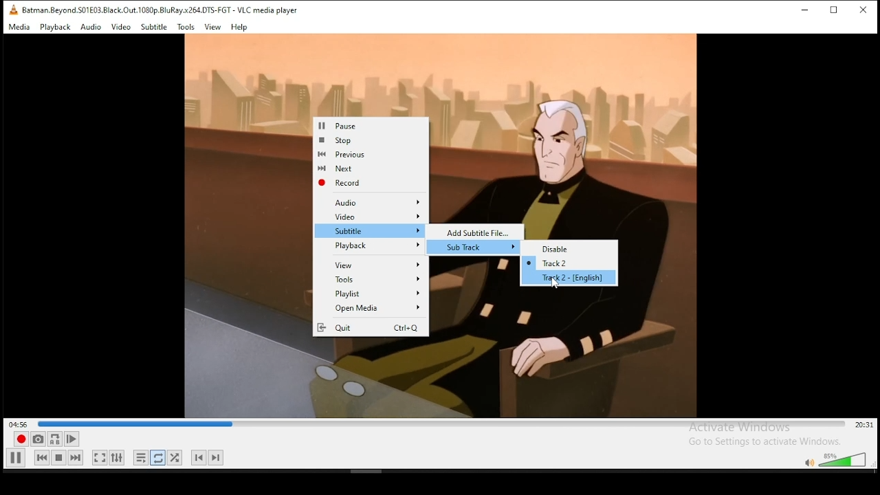  Describe the element at coordinates (863, 10) in the screenshot. I see `close` at that location.